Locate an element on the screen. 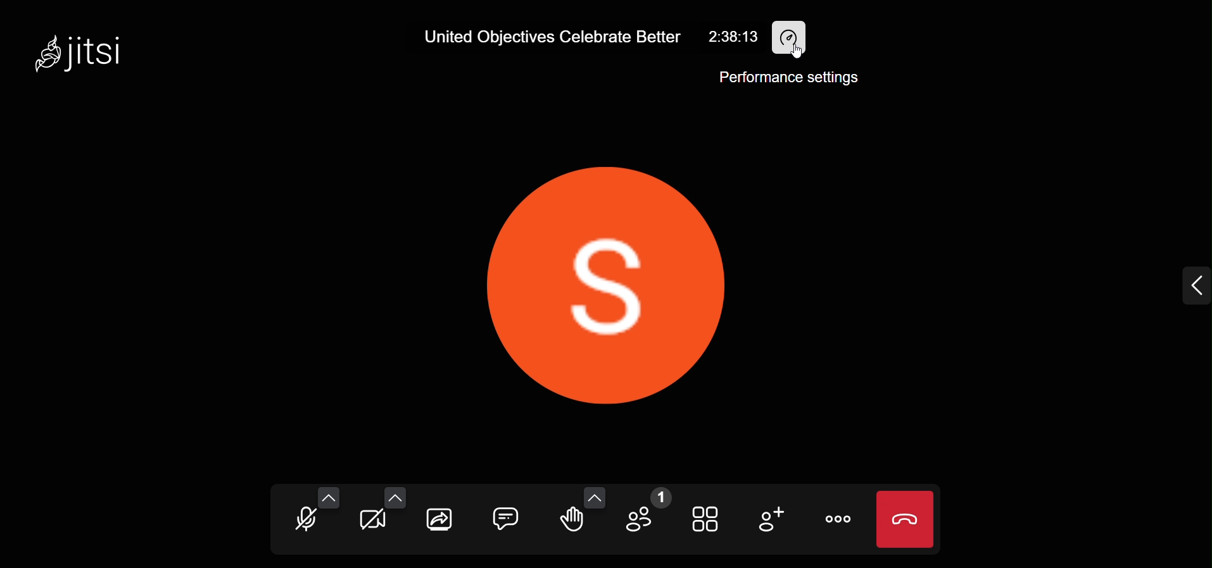 This screenshot has height=568, width=1212. more emoji is located at coordinates (593, 497).